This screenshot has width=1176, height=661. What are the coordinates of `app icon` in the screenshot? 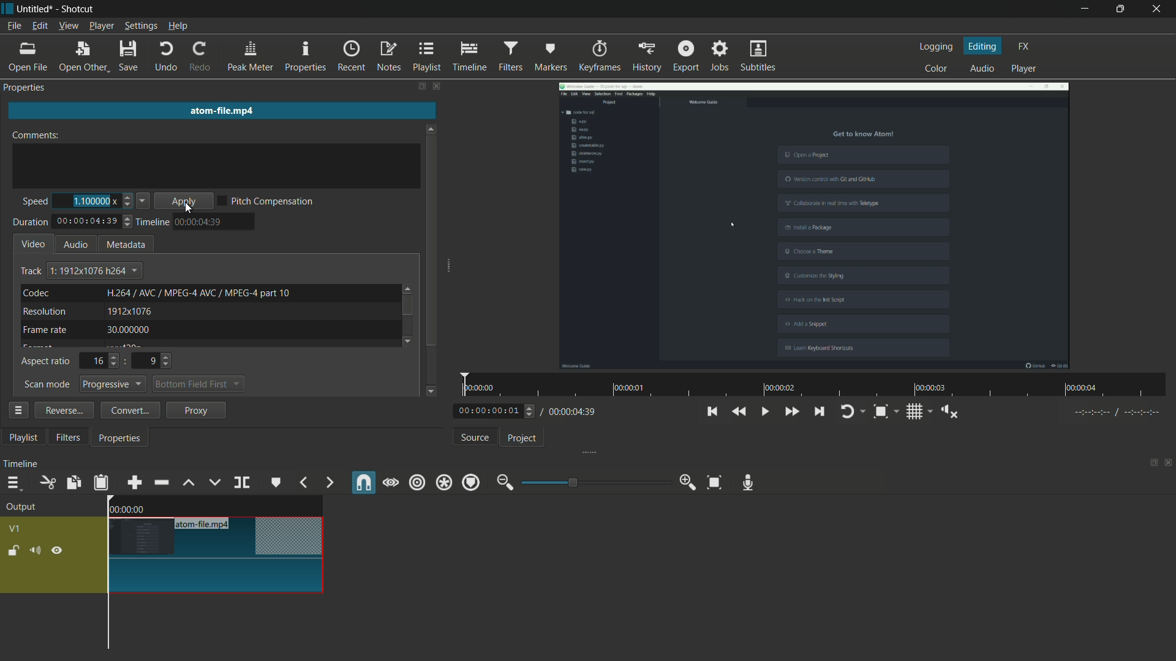 It's located at (7, 9).